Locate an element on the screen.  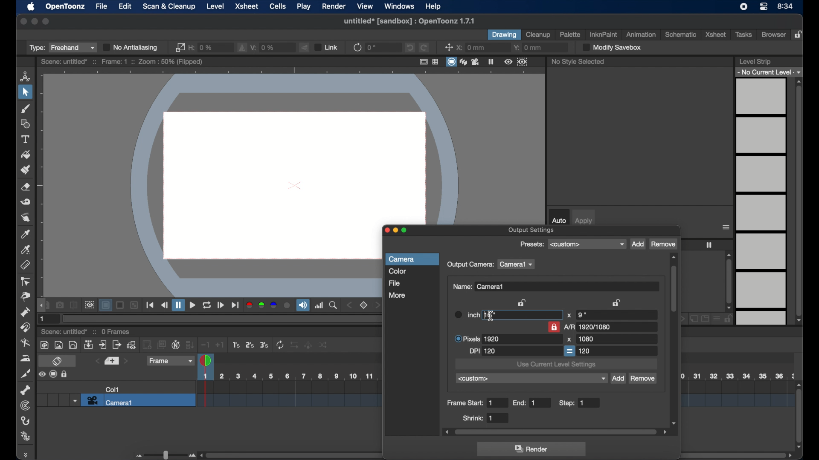
 is located at coordinates (103, 345).